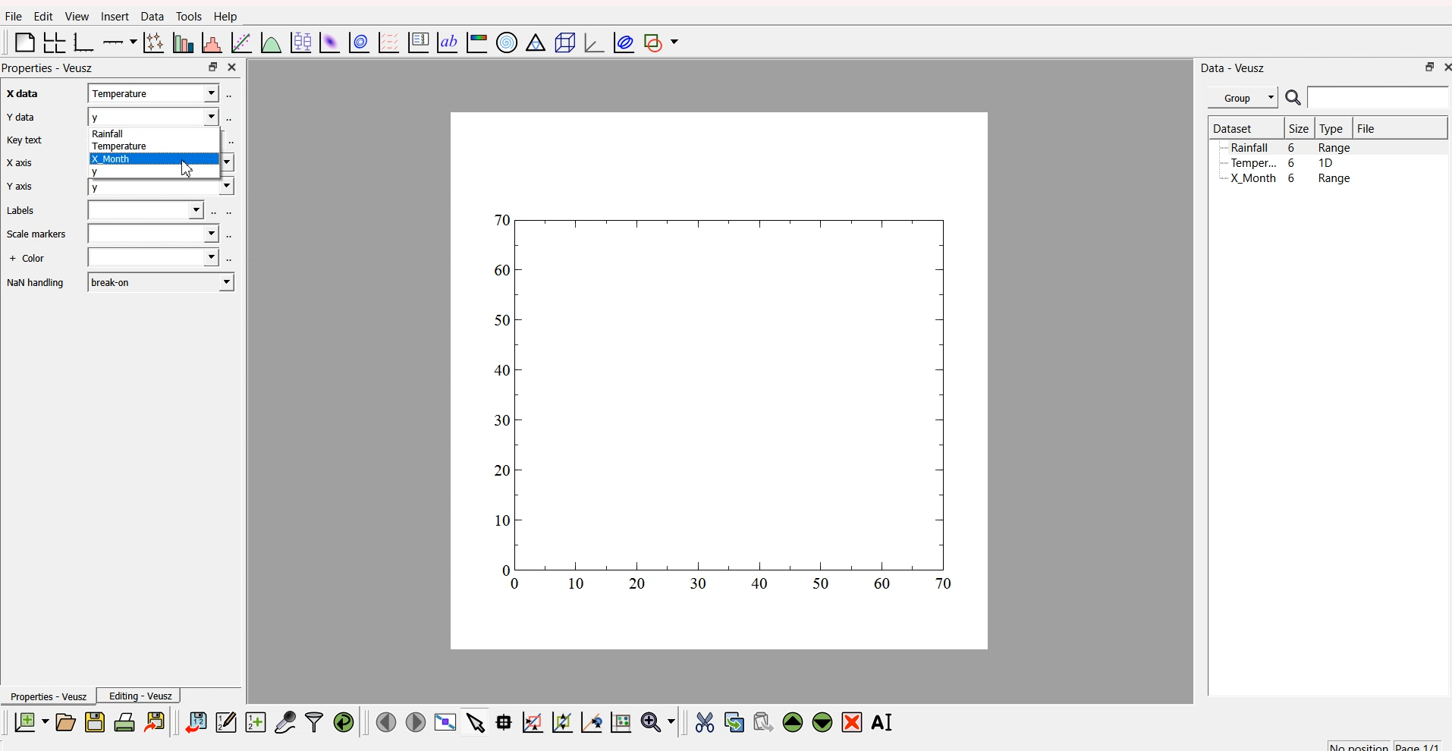 This screenshot has height=751, width=1452. Describe the element at coordinates (36, 284) in the screenshot. I see `NaN handling` at that location.